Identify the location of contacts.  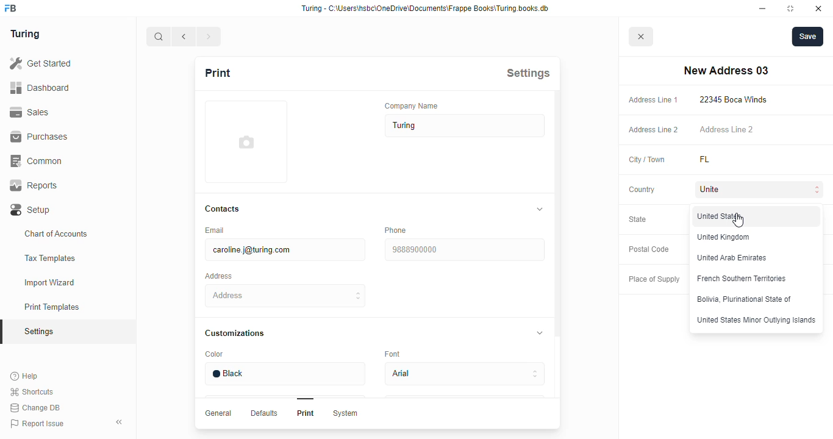
(223, 209).